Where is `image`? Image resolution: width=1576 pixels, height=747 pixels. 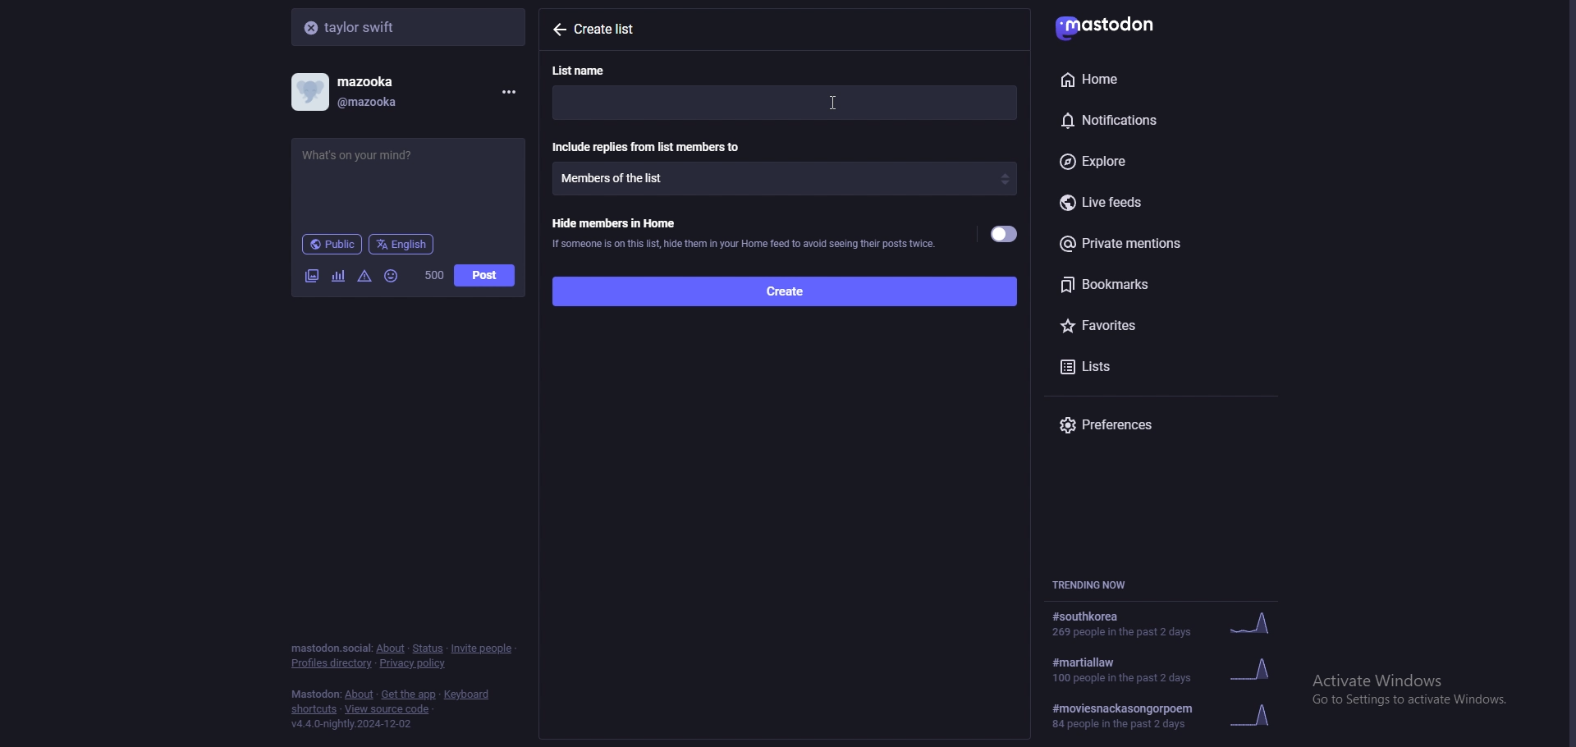
image is located at coordinates (311, 276).